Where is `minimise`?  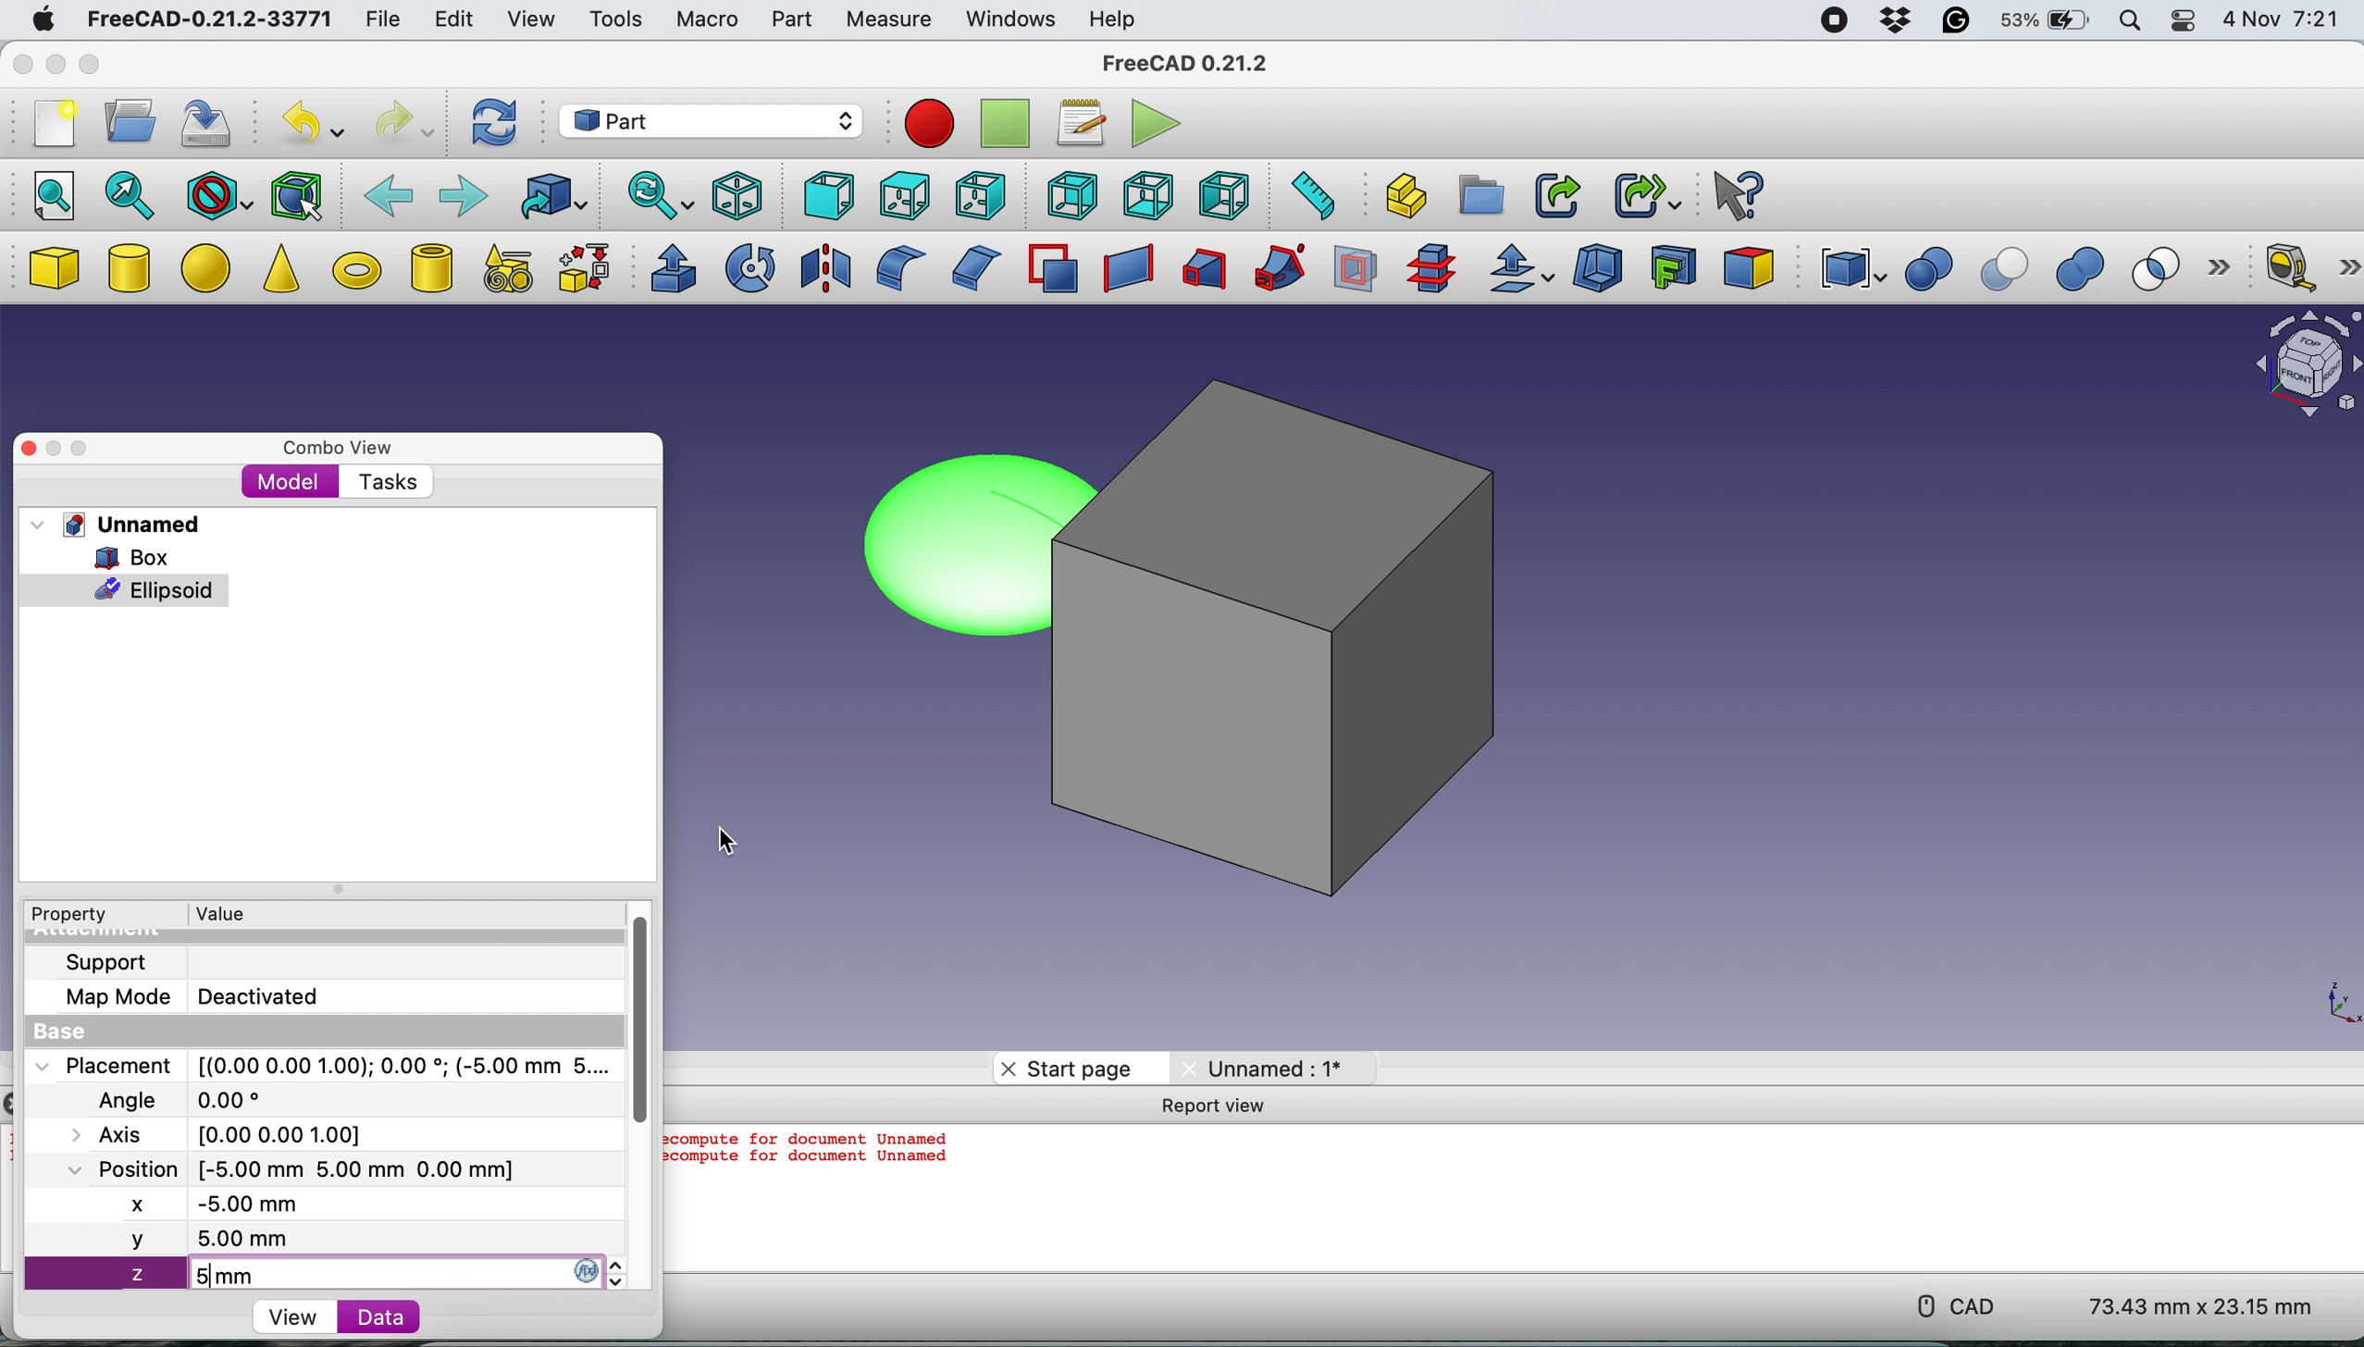 minimise is located at coordinates (52, 65).